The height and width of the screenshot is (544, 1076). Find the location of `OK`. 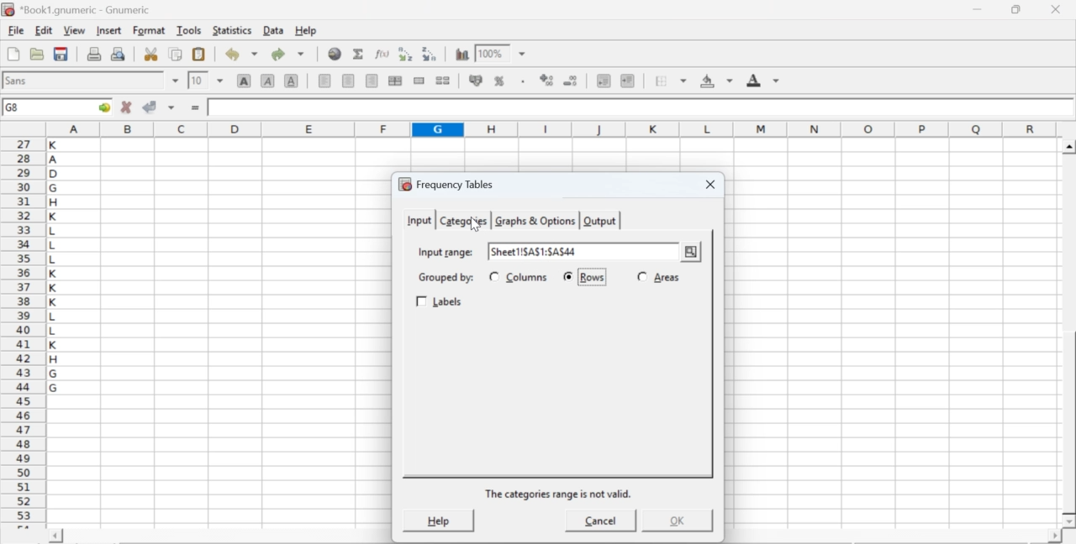

OK is located at coordinates (675, 520).